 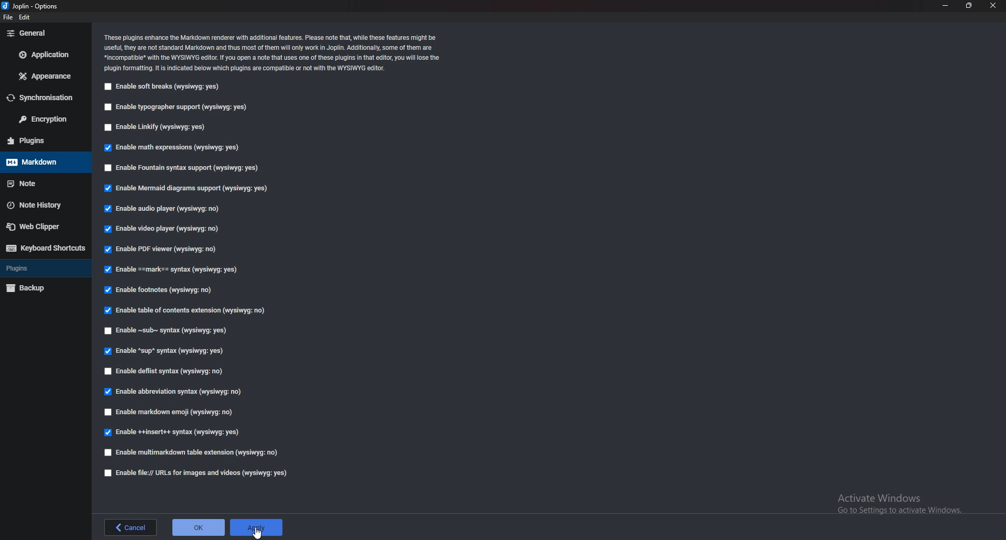 What do you see at coordinates (176, 107) in the screenshot?
I see `Enable typographer support` at bounding box center [176, 107].